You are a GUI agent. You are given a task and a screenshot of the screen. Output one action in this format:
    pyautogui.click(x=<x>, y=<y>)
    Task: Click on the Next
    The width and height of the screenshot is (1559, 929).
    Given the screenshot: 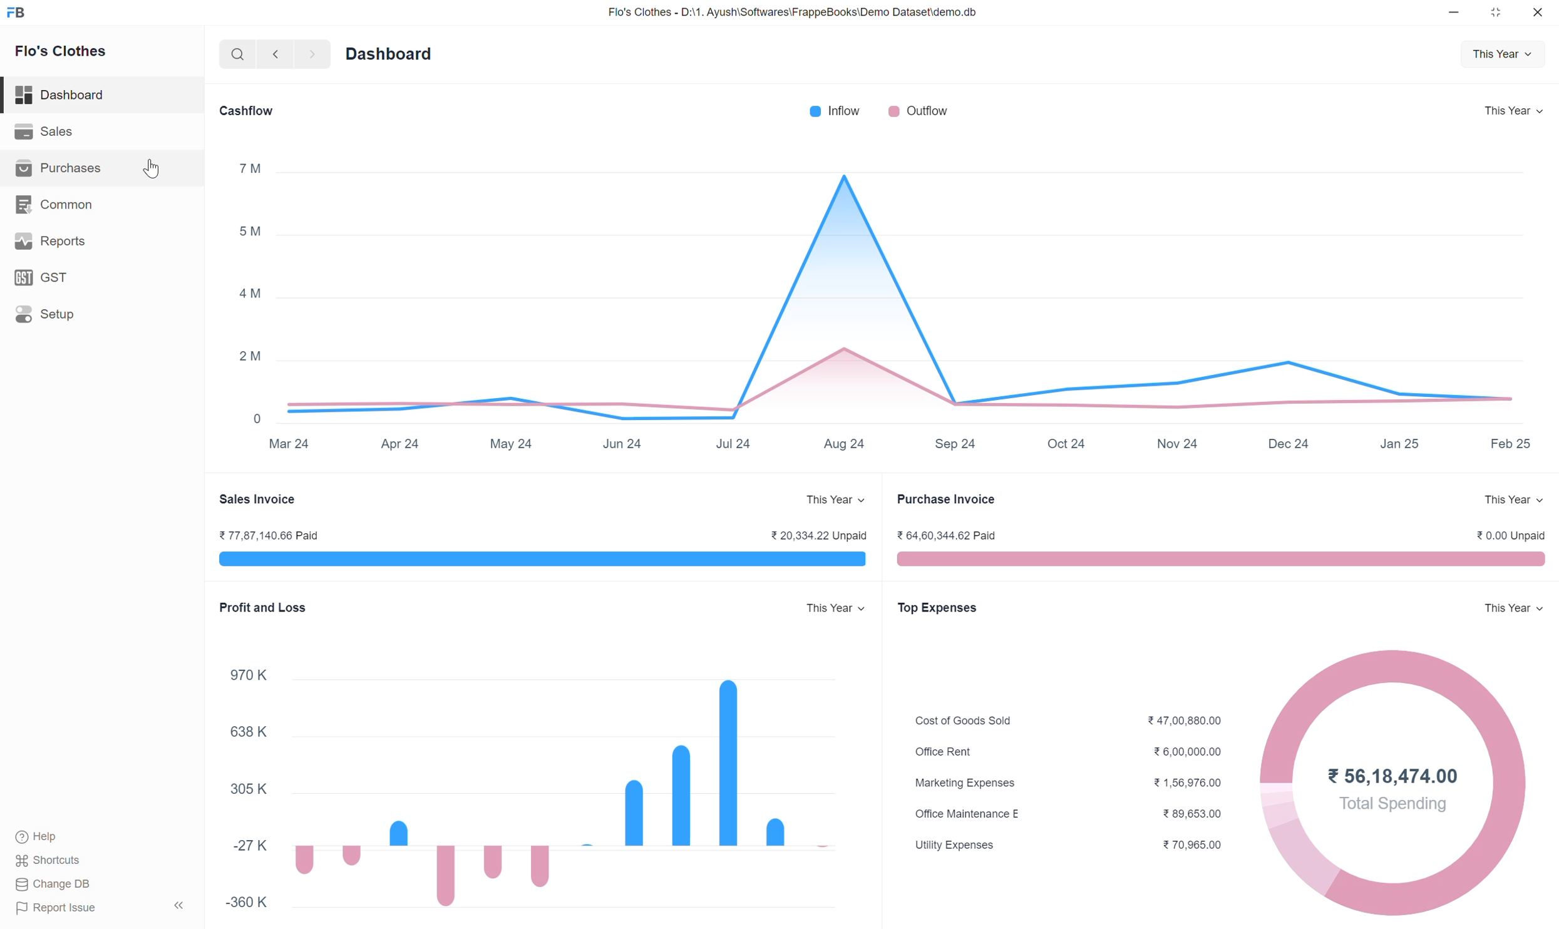 What is the action you would take?
    pyautogui.click(x=313, y=54)
    